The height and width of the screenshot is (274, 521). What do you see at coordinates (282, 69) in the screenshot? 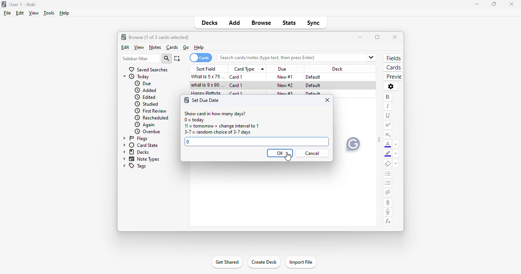
I see `due` at bounding box center [282, 69].